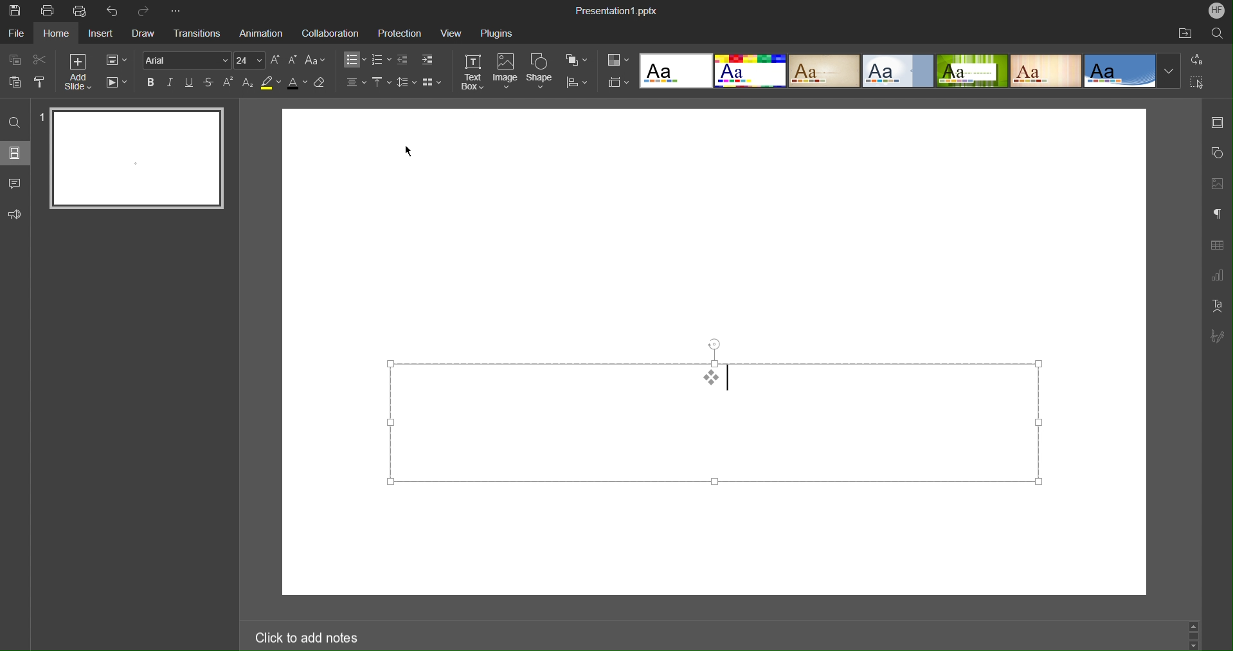 This screenshot has width=1233, height=651. I want to click on Draw, so click(143, 34).